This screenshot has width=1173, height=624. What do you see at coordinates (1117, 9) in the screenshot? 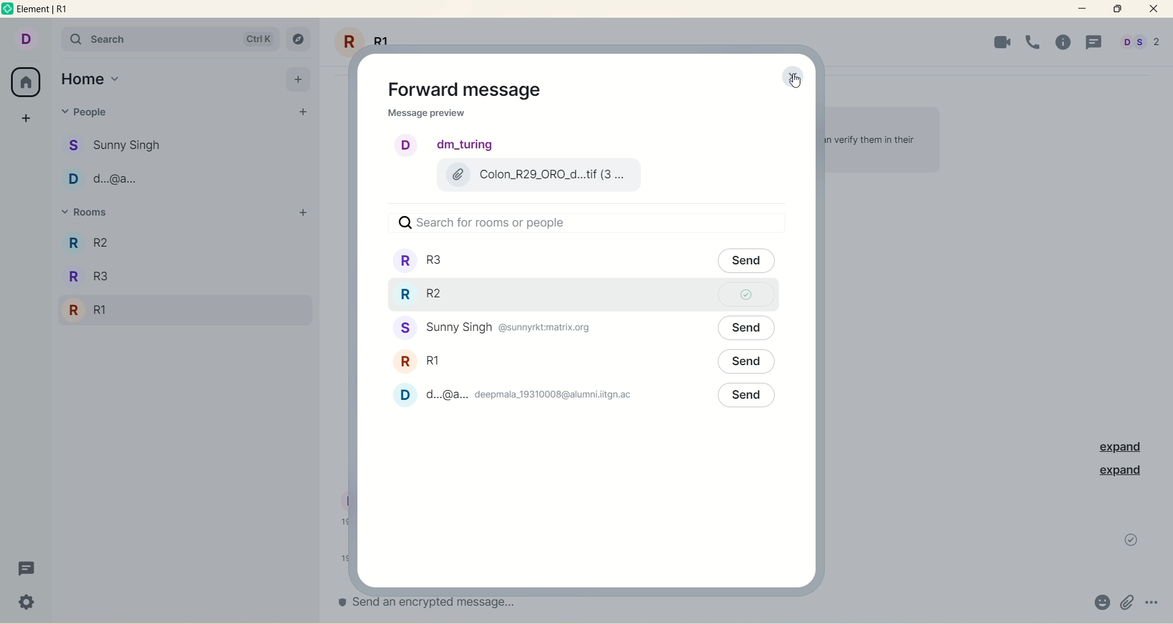
I see `maximize` at bounding box center [1117, 9].